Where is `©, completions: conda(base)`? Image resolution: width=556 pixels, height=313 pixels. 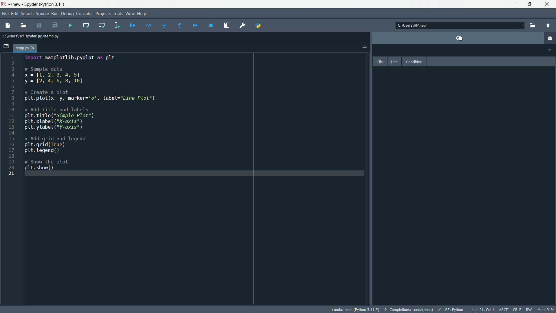
©, completions: conda(base) is located at coordinates (408, 309).